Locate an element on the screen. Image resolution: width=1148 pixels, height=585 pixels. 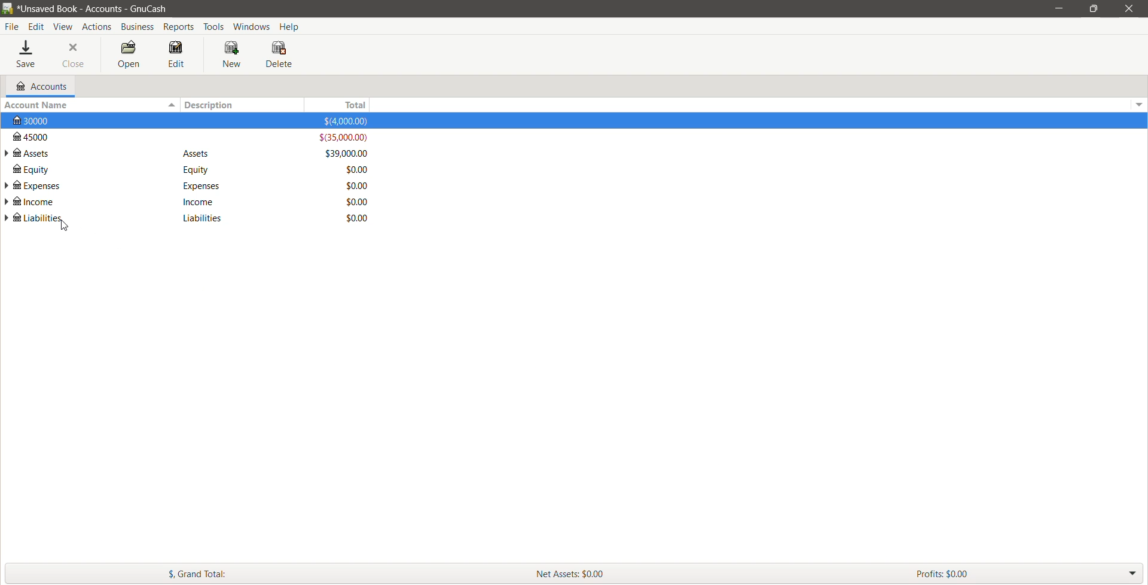
File is located at coordinates (12, 27).